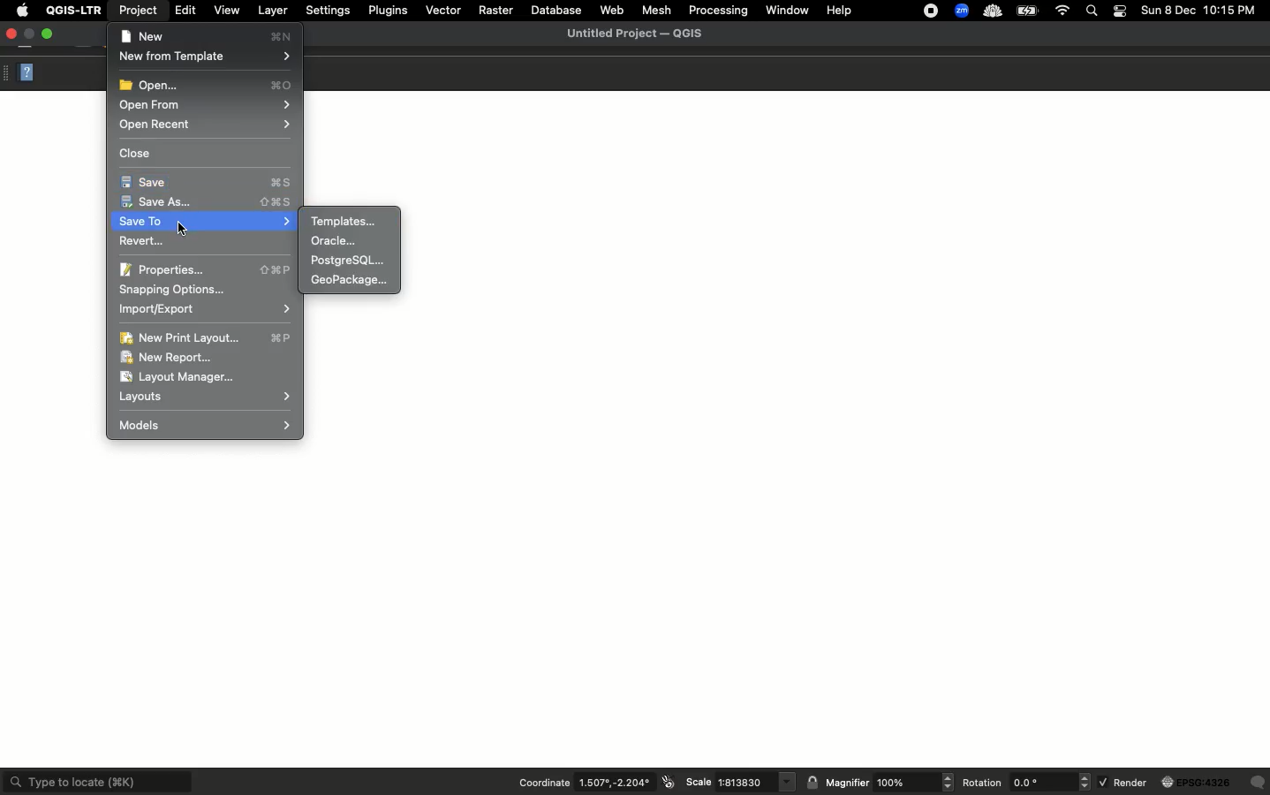  What do you see at coordinates (1124, 783) in the screenshot?
I see `Render` at bounding box center [1124, 783].